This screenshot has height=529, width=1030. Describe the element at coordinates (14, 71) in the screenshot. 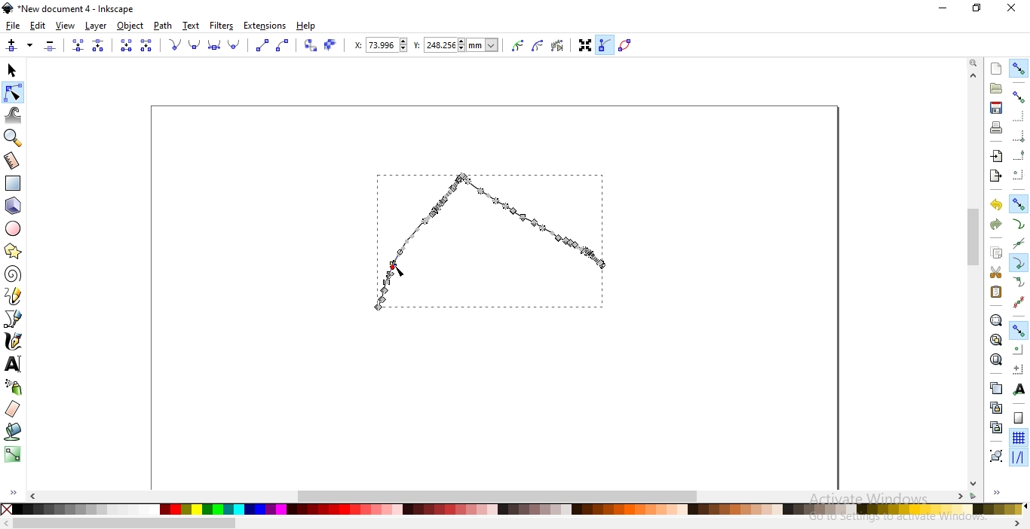

I see `select and transform objects` at that location.